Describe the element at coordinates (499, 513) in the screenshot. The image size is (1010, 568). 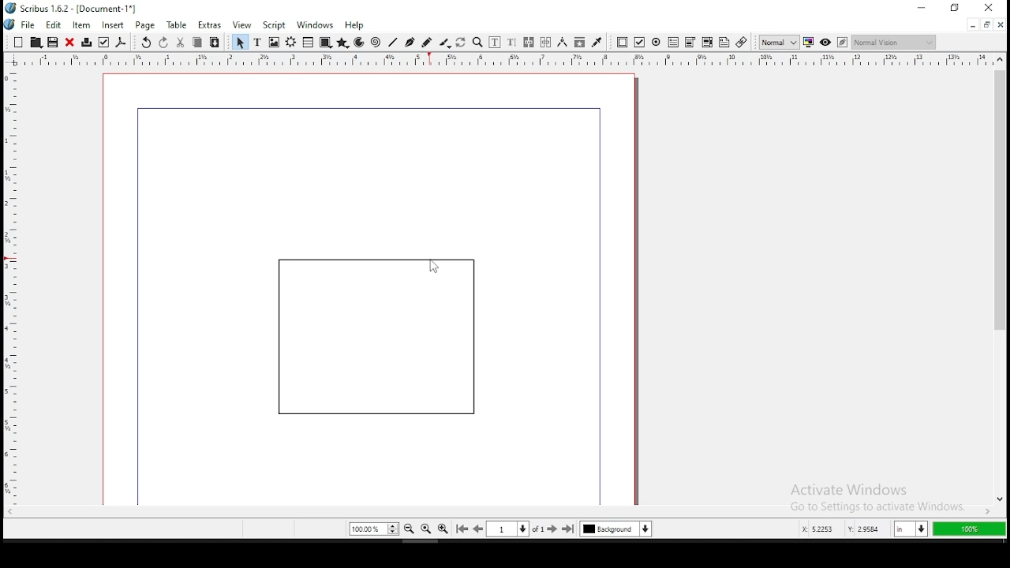
I see `scroll bar` at that location.